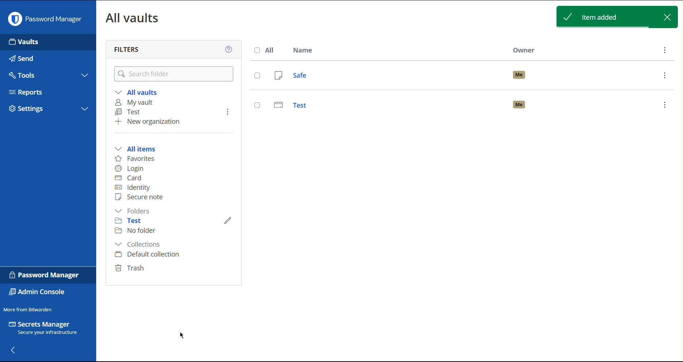 The width and height of the screenshot is (683, 362). Describe the element at coordinates (137, 211) in the screenshot. I see `Folders` at that location.